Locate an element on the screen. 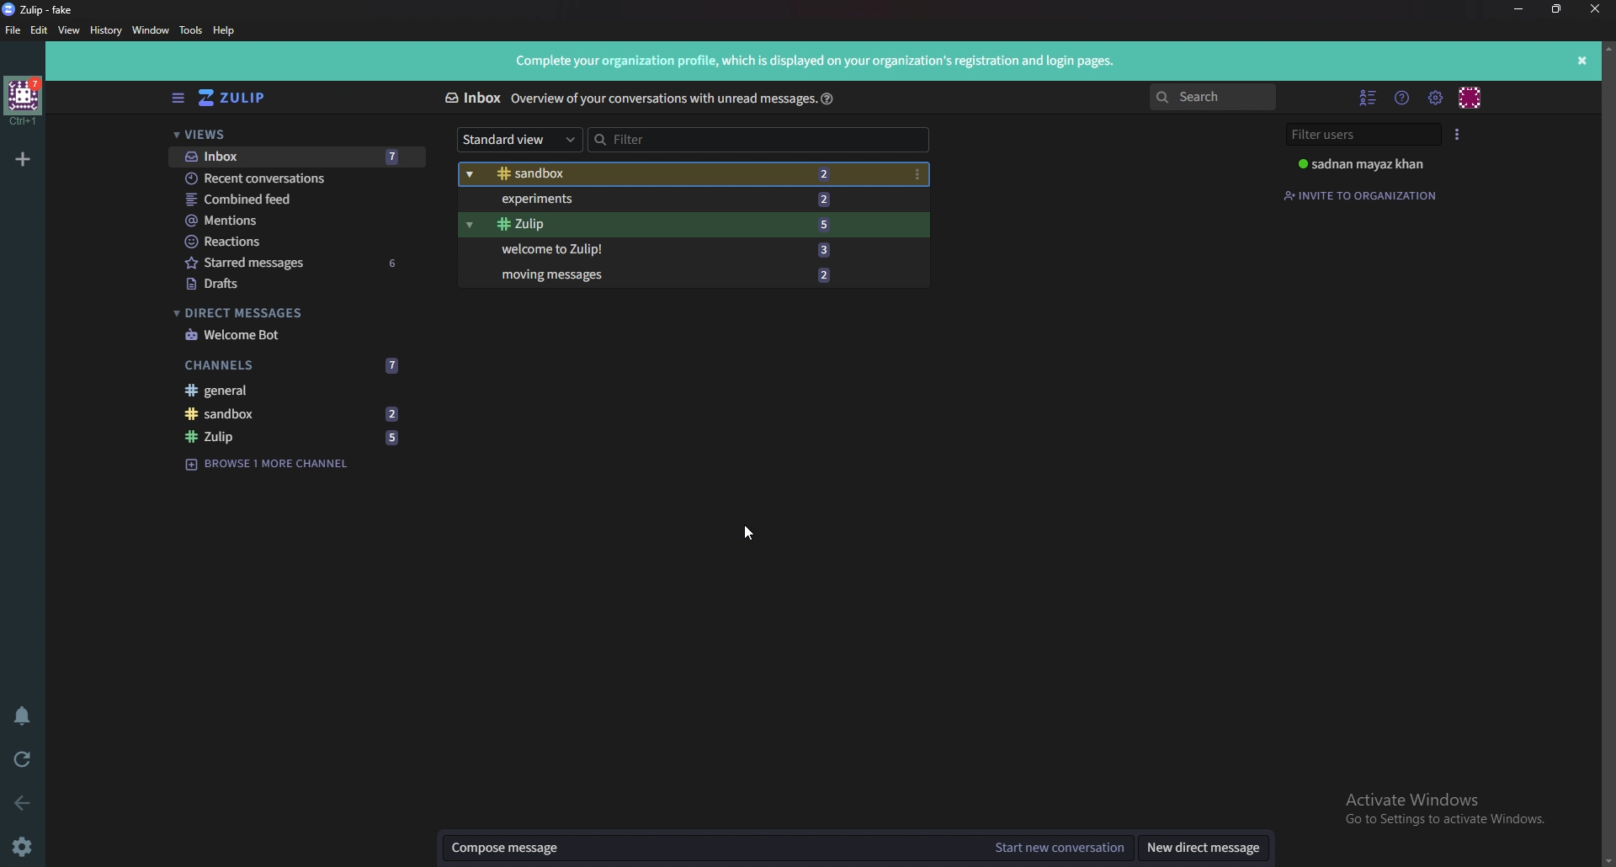  Sandbox is located at coordinates (669, 174).